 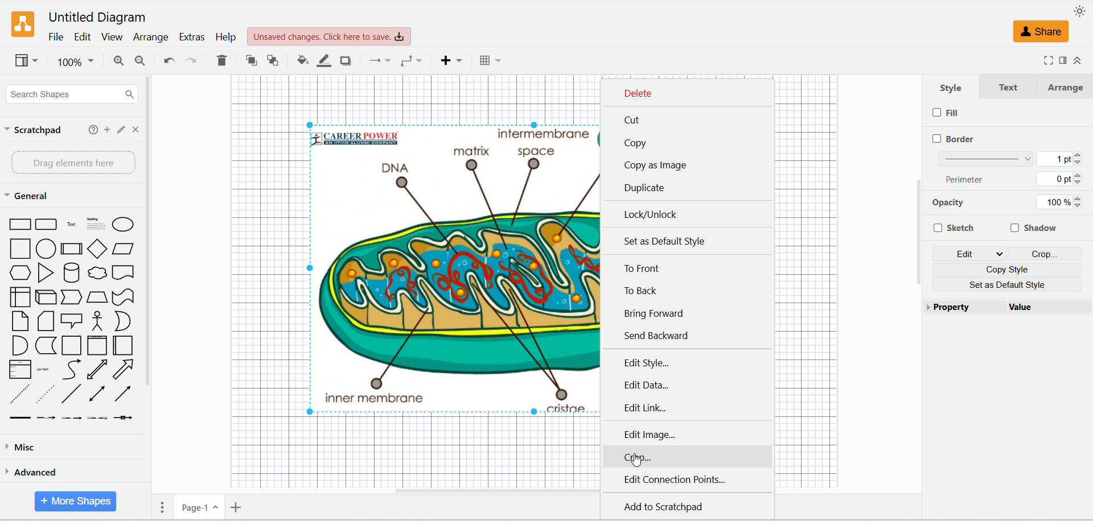 I want to click on pages, so click(x=166, y=506).